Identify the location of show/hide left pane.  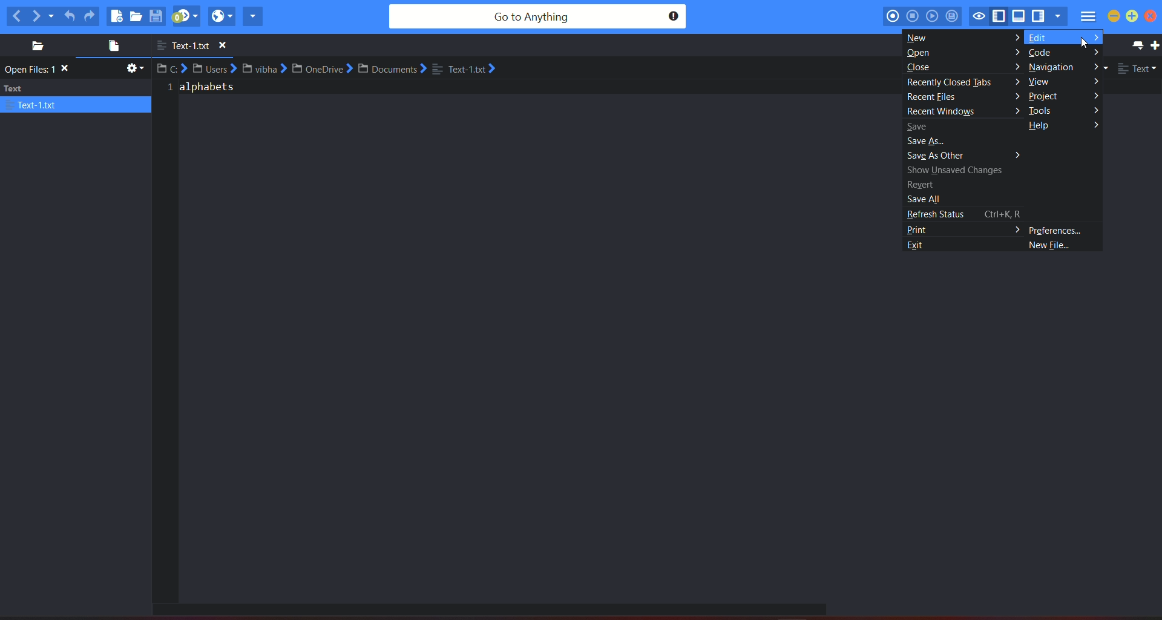
(999, 16).